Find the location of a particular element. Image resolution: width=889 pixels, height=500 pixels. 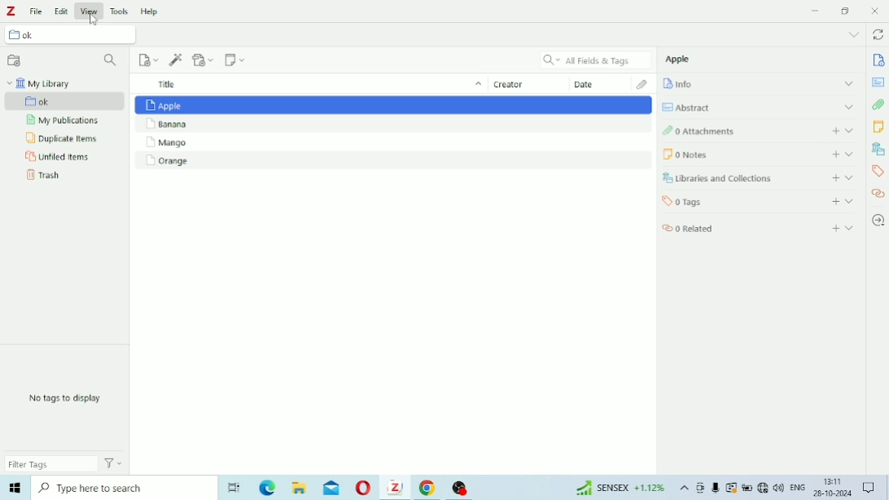

Search All Fields & Tags is located at coordinates (592, 59).